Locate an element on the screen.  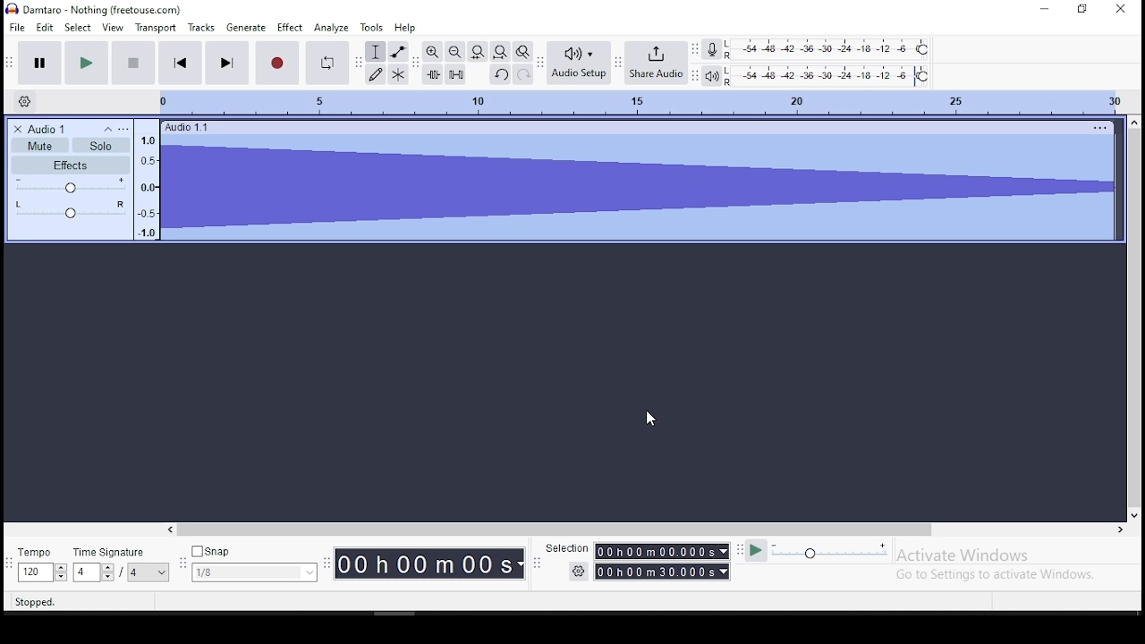
collapse is located at coordinates (108, 130).